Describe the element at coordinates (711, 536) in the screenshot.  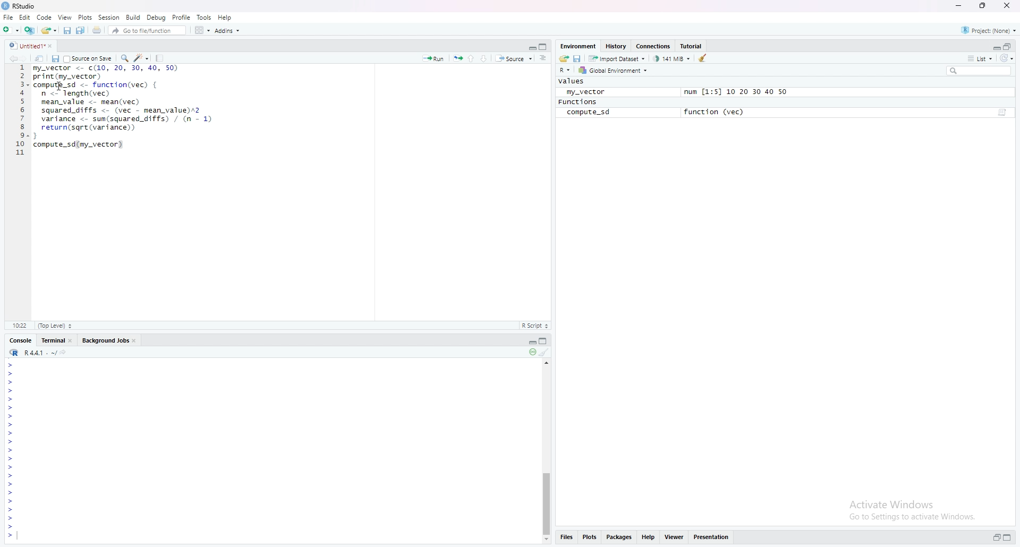
I see `Presentation` at that location.